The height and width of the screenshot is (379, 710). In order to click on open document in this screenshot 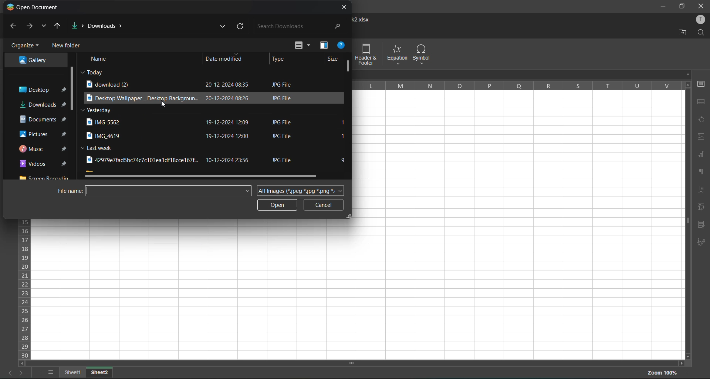, I will do `click(33, 7)`.